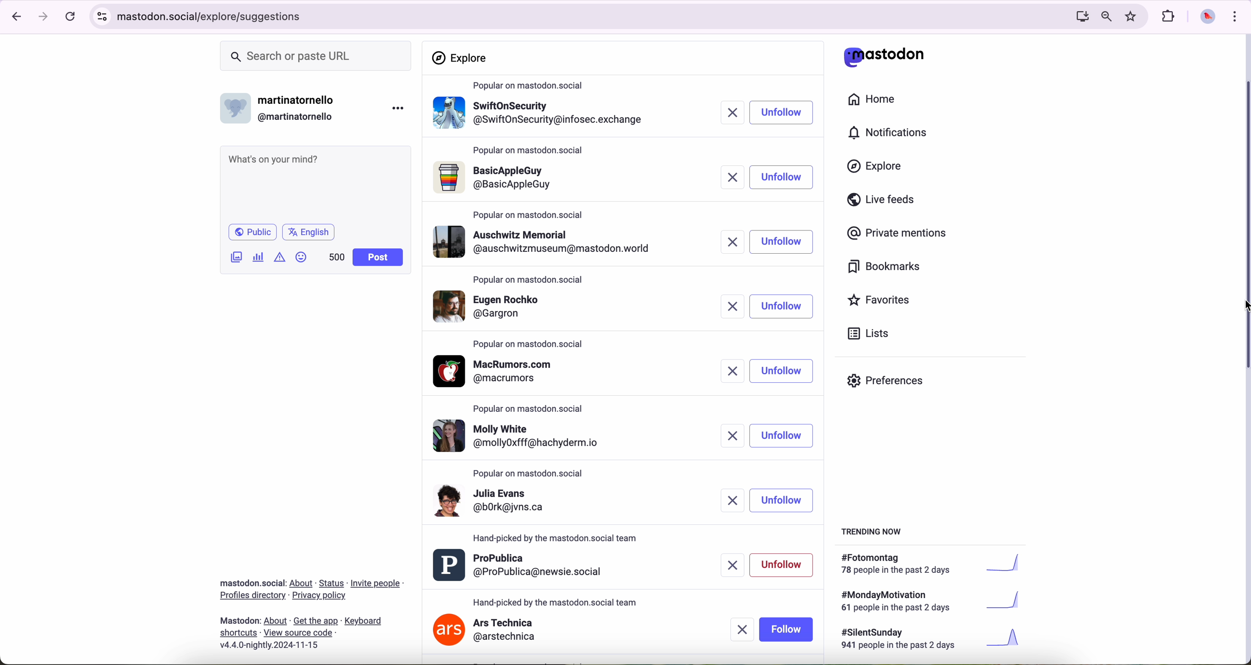 This screenshot has height=665, width=1251. Describe the element at coordinates (937, 564) in the screenshot. I see `#fotomontag` at that location.